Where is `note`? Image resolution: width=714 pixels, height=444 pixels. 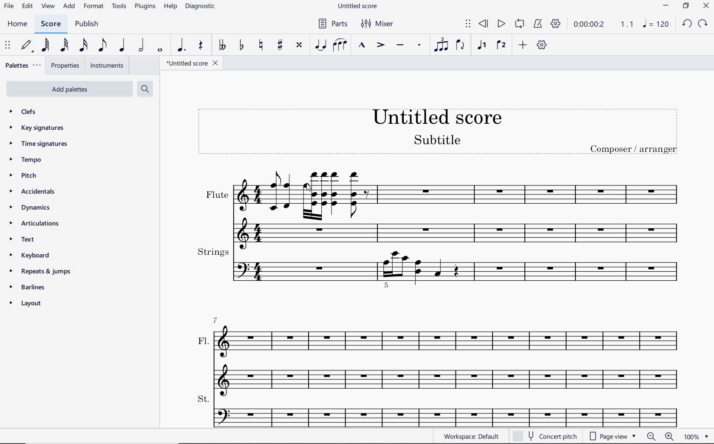 note is located at coordinates (657, 25).